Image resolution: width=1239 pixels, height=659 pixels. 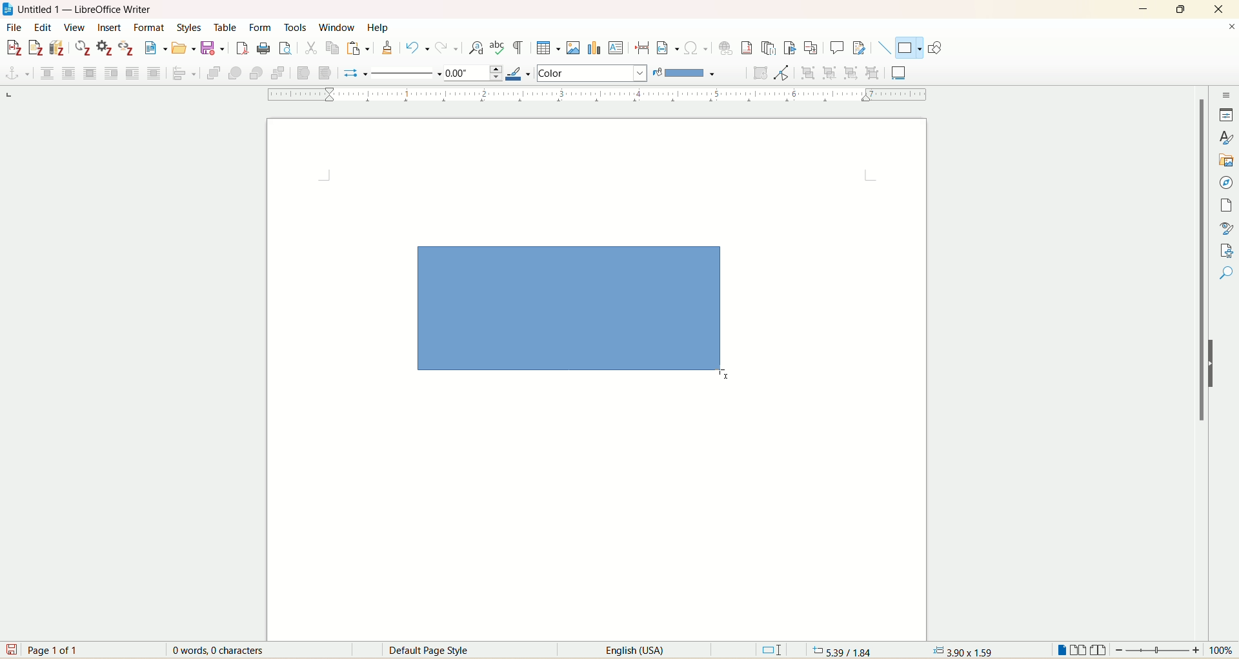 What do you see at coordinates (256, 74) in the screenshot?
I see `back one` at bounding box center [256, 74].